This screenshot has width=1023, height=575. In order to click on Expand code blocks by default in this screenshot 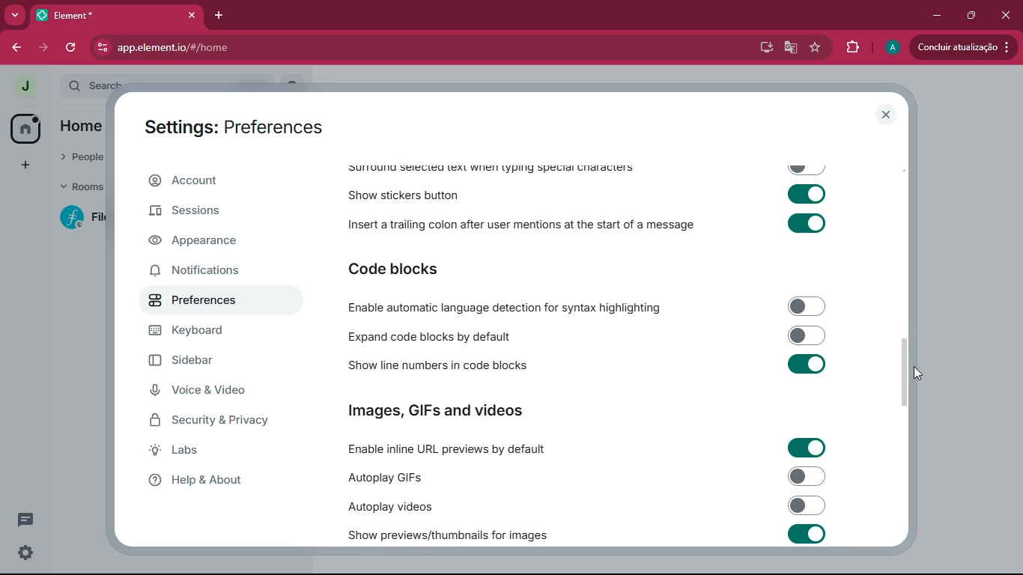, I will do `click(584, 335)`.